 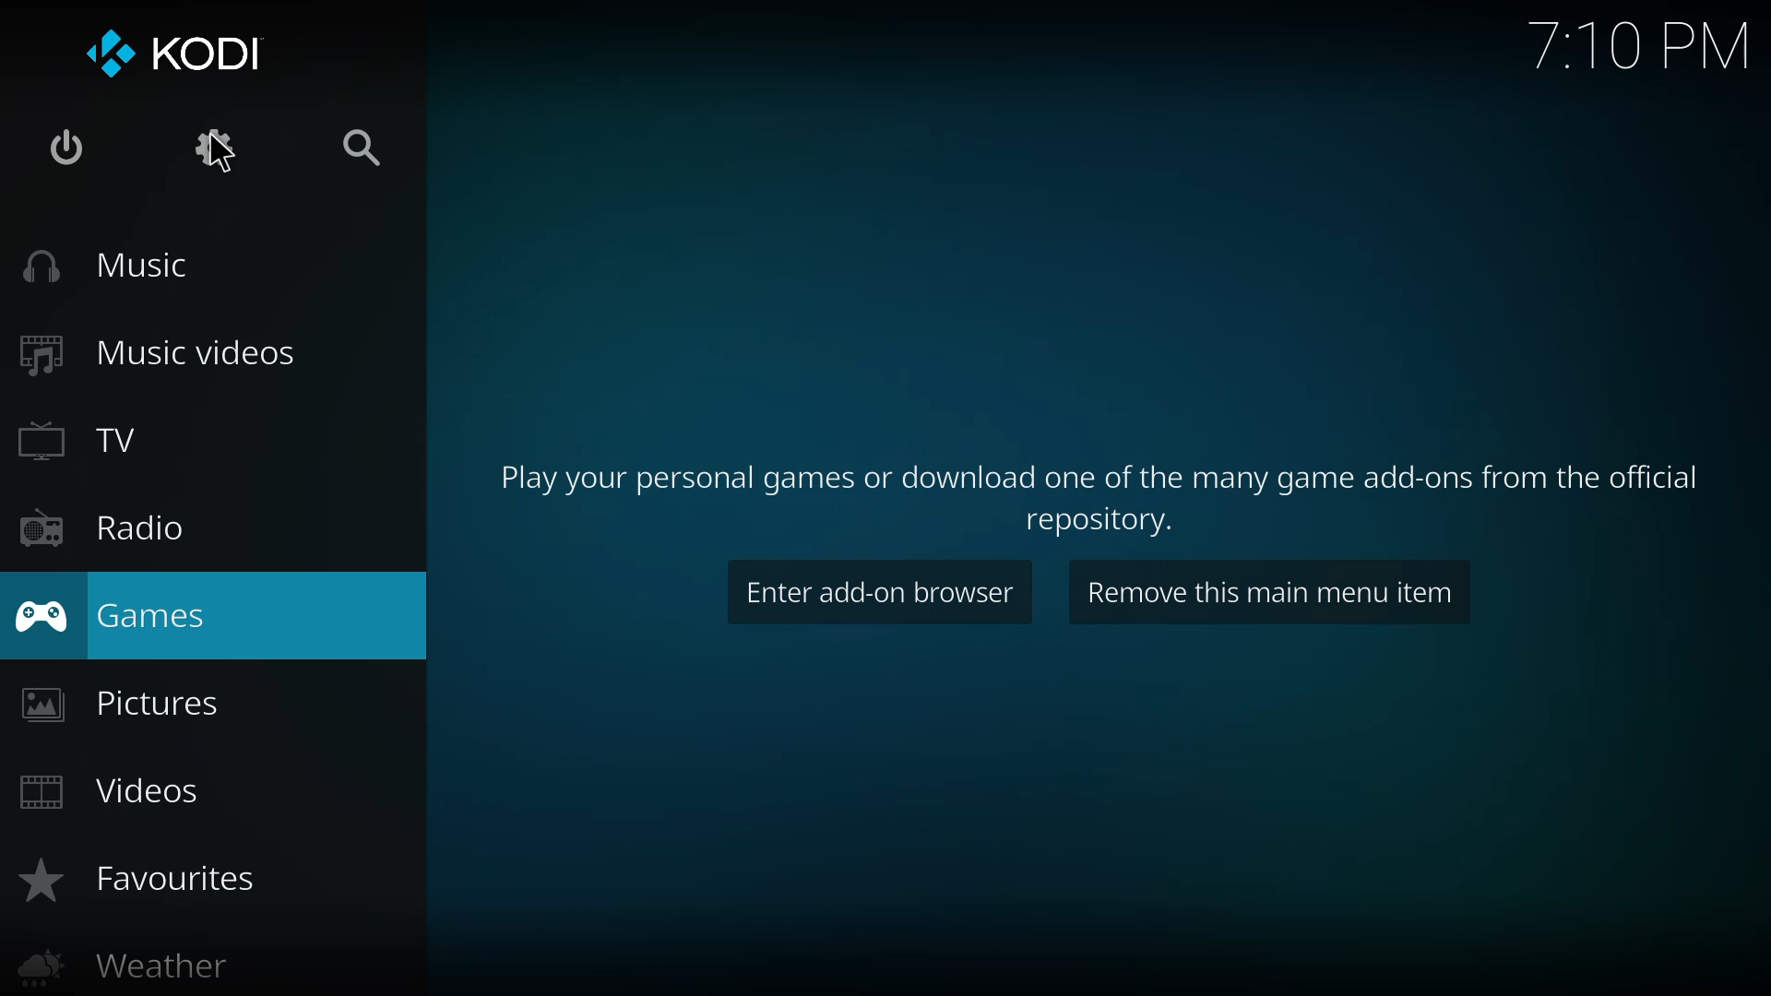 I want to click on remove this main menu item, so click(x=1271, y=592).